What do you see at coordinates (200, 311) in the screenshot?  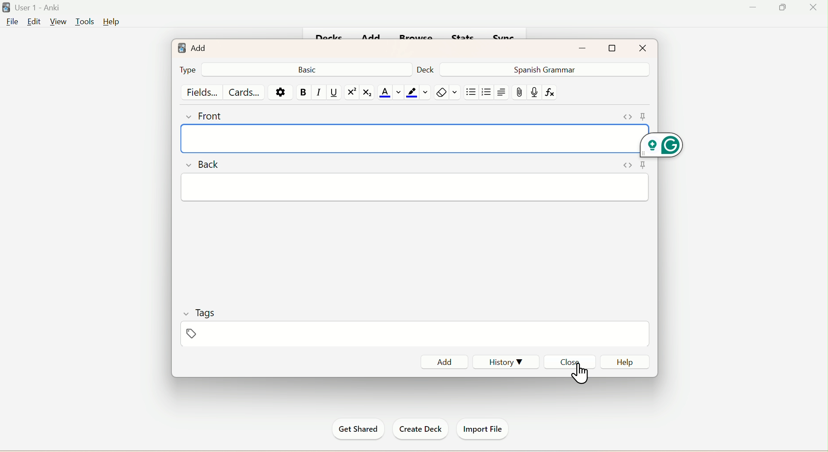 I see `Tags` at bounding box center [200, 311].